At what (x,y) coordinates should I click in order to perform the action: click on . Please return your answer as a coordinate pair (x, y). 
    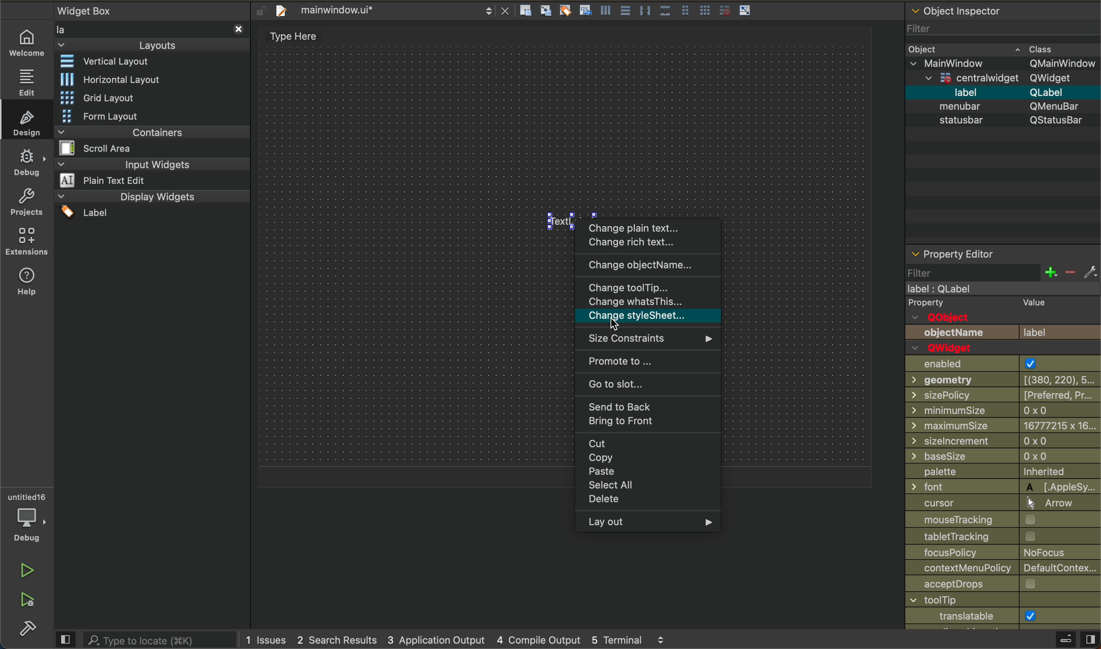
    Looking at the image, I should click on (1003, 601).